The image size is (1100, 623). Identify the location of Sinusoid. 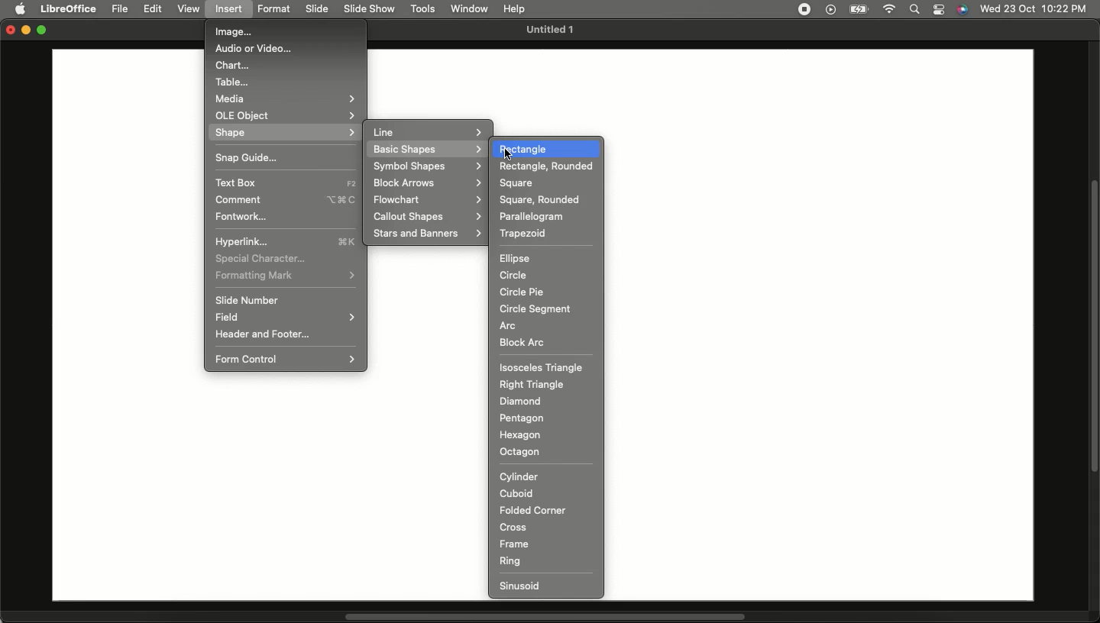
(522, 586).